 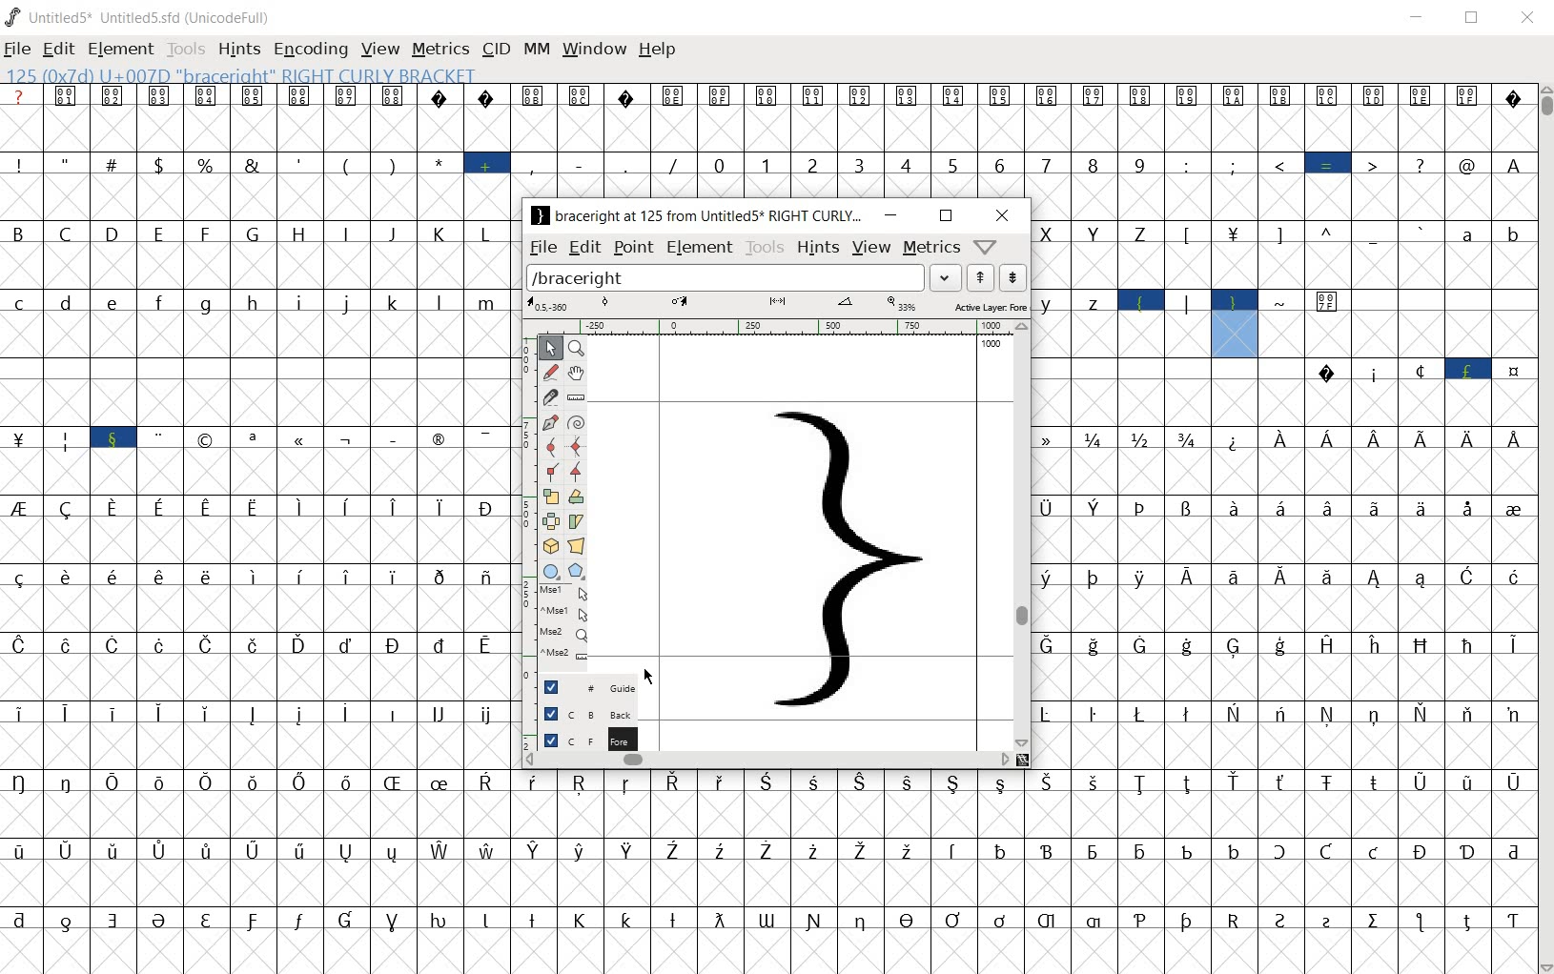 I want to click on TOOLS, so click(x=184, y=51).